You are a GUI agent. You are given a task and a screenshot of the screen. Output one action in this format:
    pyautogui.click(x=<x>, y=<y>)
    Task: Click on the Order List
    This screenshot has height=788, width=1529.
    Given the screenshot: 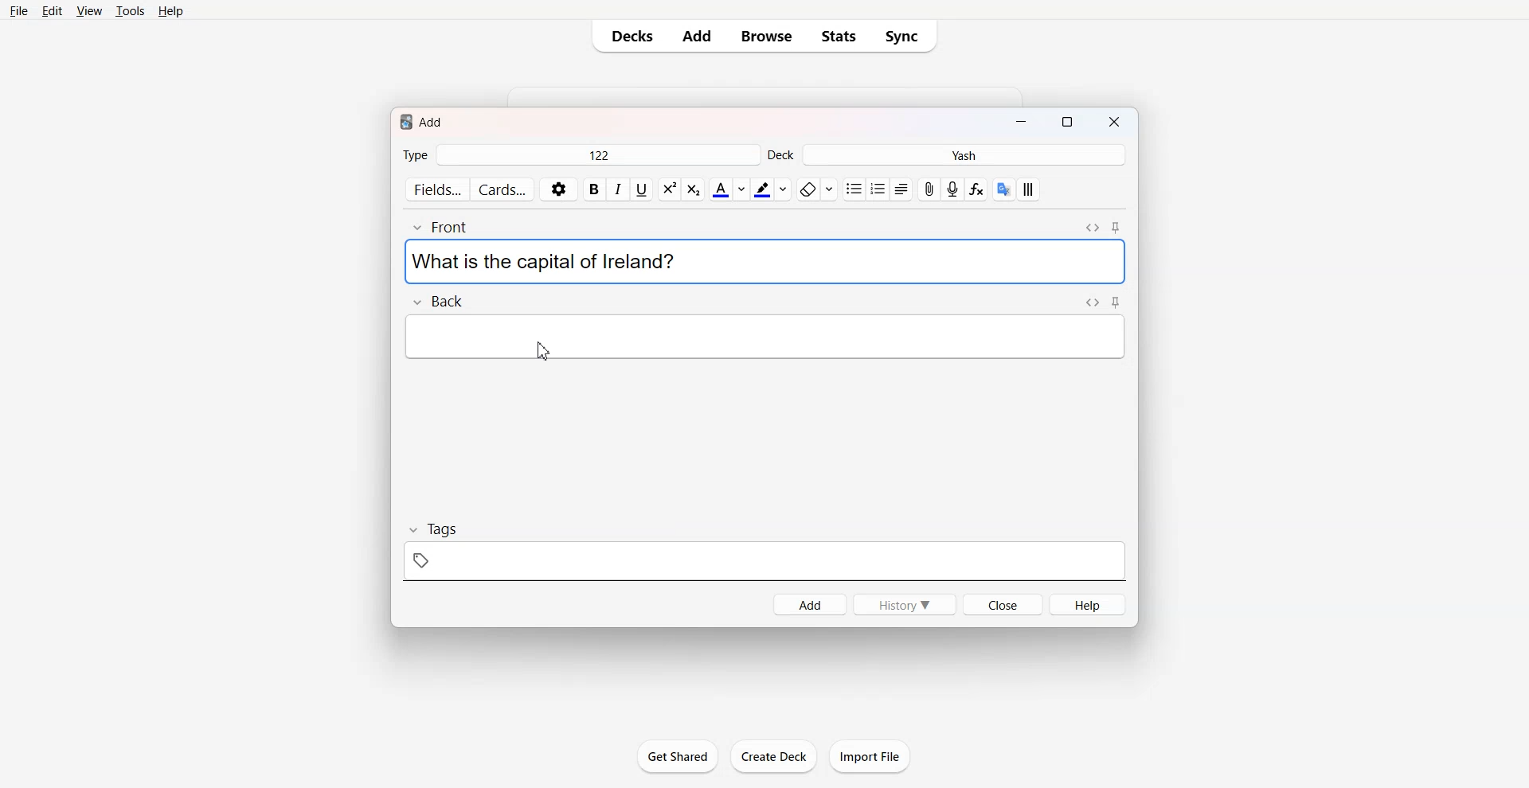 What is the action you would take?
    pyautogui.click(x=878, y=189)
    